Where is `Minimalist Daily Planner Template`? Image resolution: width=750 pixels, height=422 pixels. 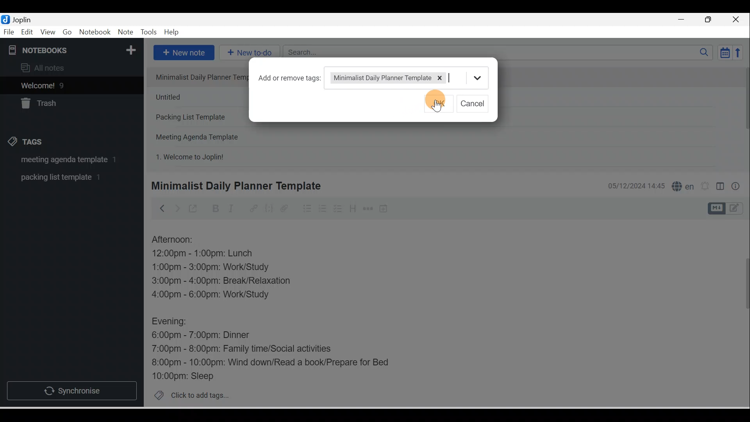 Minimalist Daily Planner Template is located at coordinates (409, 77).